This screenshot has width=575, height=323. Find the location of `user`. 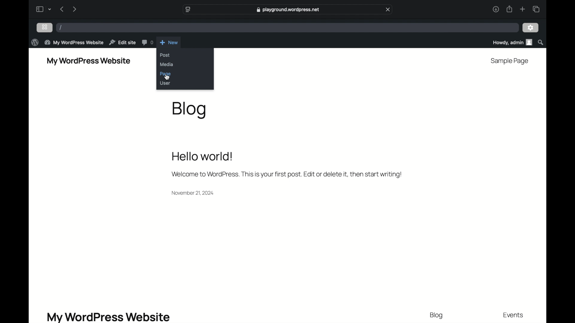

user is located at coordinates (165, 83).